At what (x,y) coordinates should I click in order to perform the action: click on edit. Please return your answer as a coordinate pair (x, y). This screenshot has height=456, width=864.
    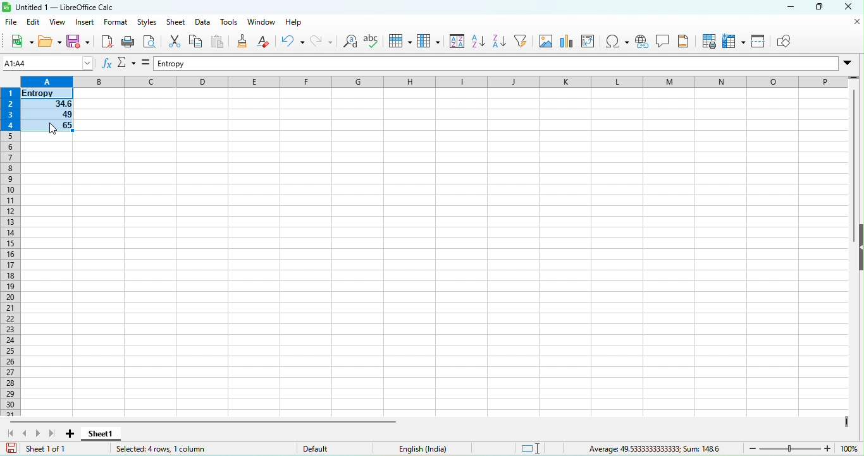
    Looking at the image, I should click on (34, 23).